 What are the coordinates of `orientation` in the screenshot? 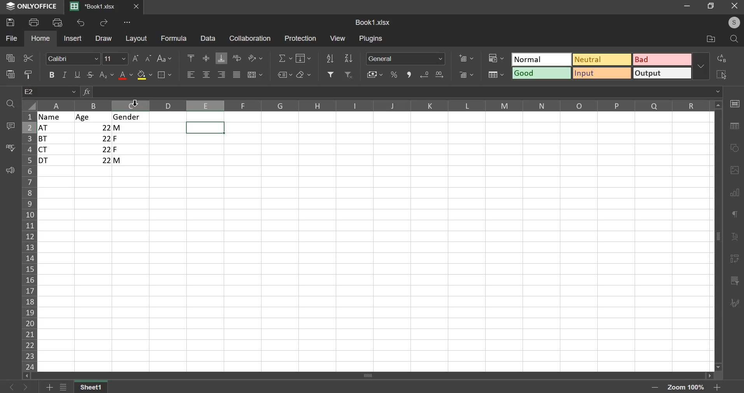 It's located at (255, 58).